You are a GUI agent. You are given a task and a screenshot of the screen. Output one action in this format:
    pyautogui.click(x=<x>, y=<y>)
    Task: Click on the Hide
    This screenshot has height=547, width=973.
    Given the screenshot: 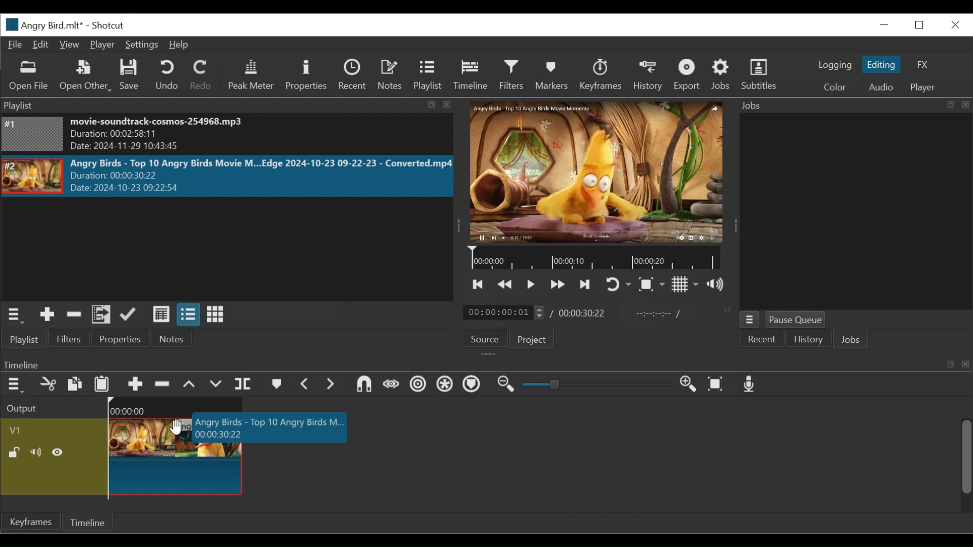 What is the action you would take?
    pyautogui.click(x=59, y=453)
    